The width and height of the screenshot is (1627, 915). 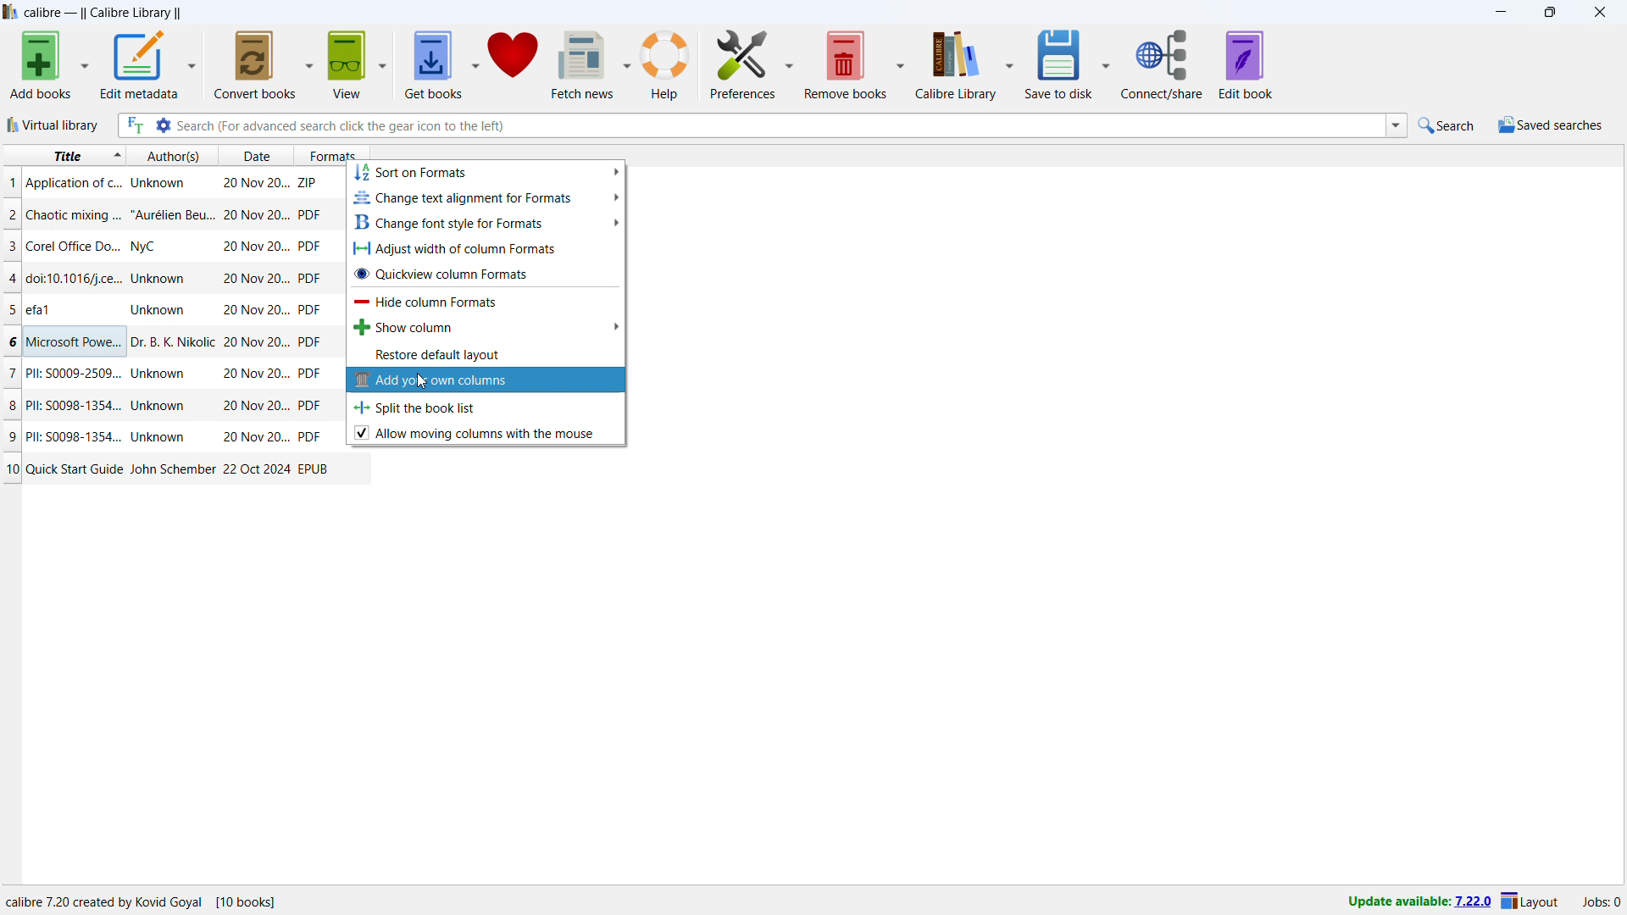 What do you see at coordinates (664, 64) in the screenshot?
I see `help` at bounding box center [664, 64].